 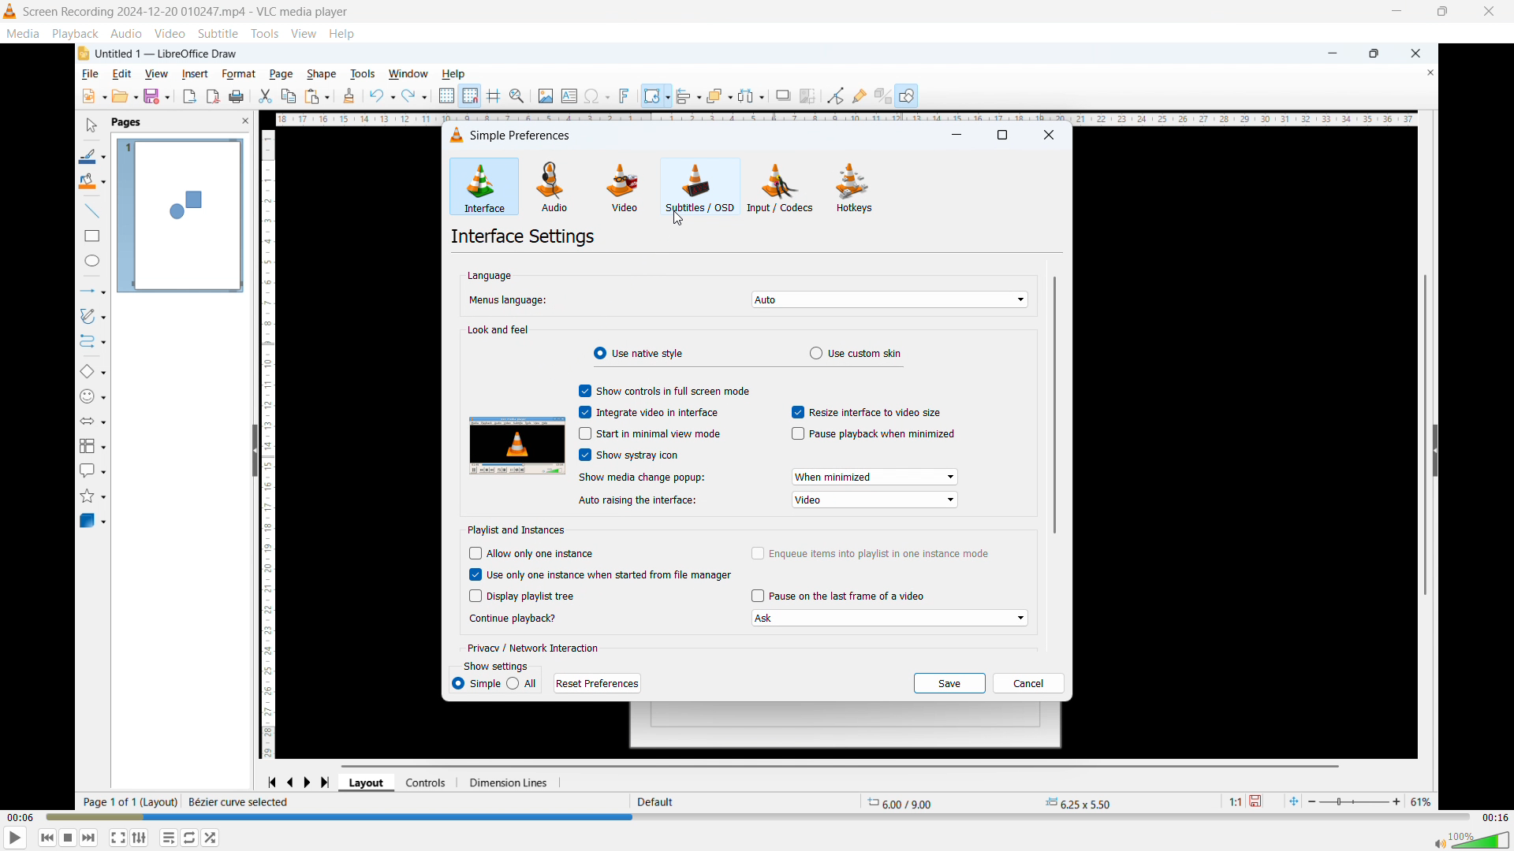 I want to click on Video , so click(x=622, y=187).